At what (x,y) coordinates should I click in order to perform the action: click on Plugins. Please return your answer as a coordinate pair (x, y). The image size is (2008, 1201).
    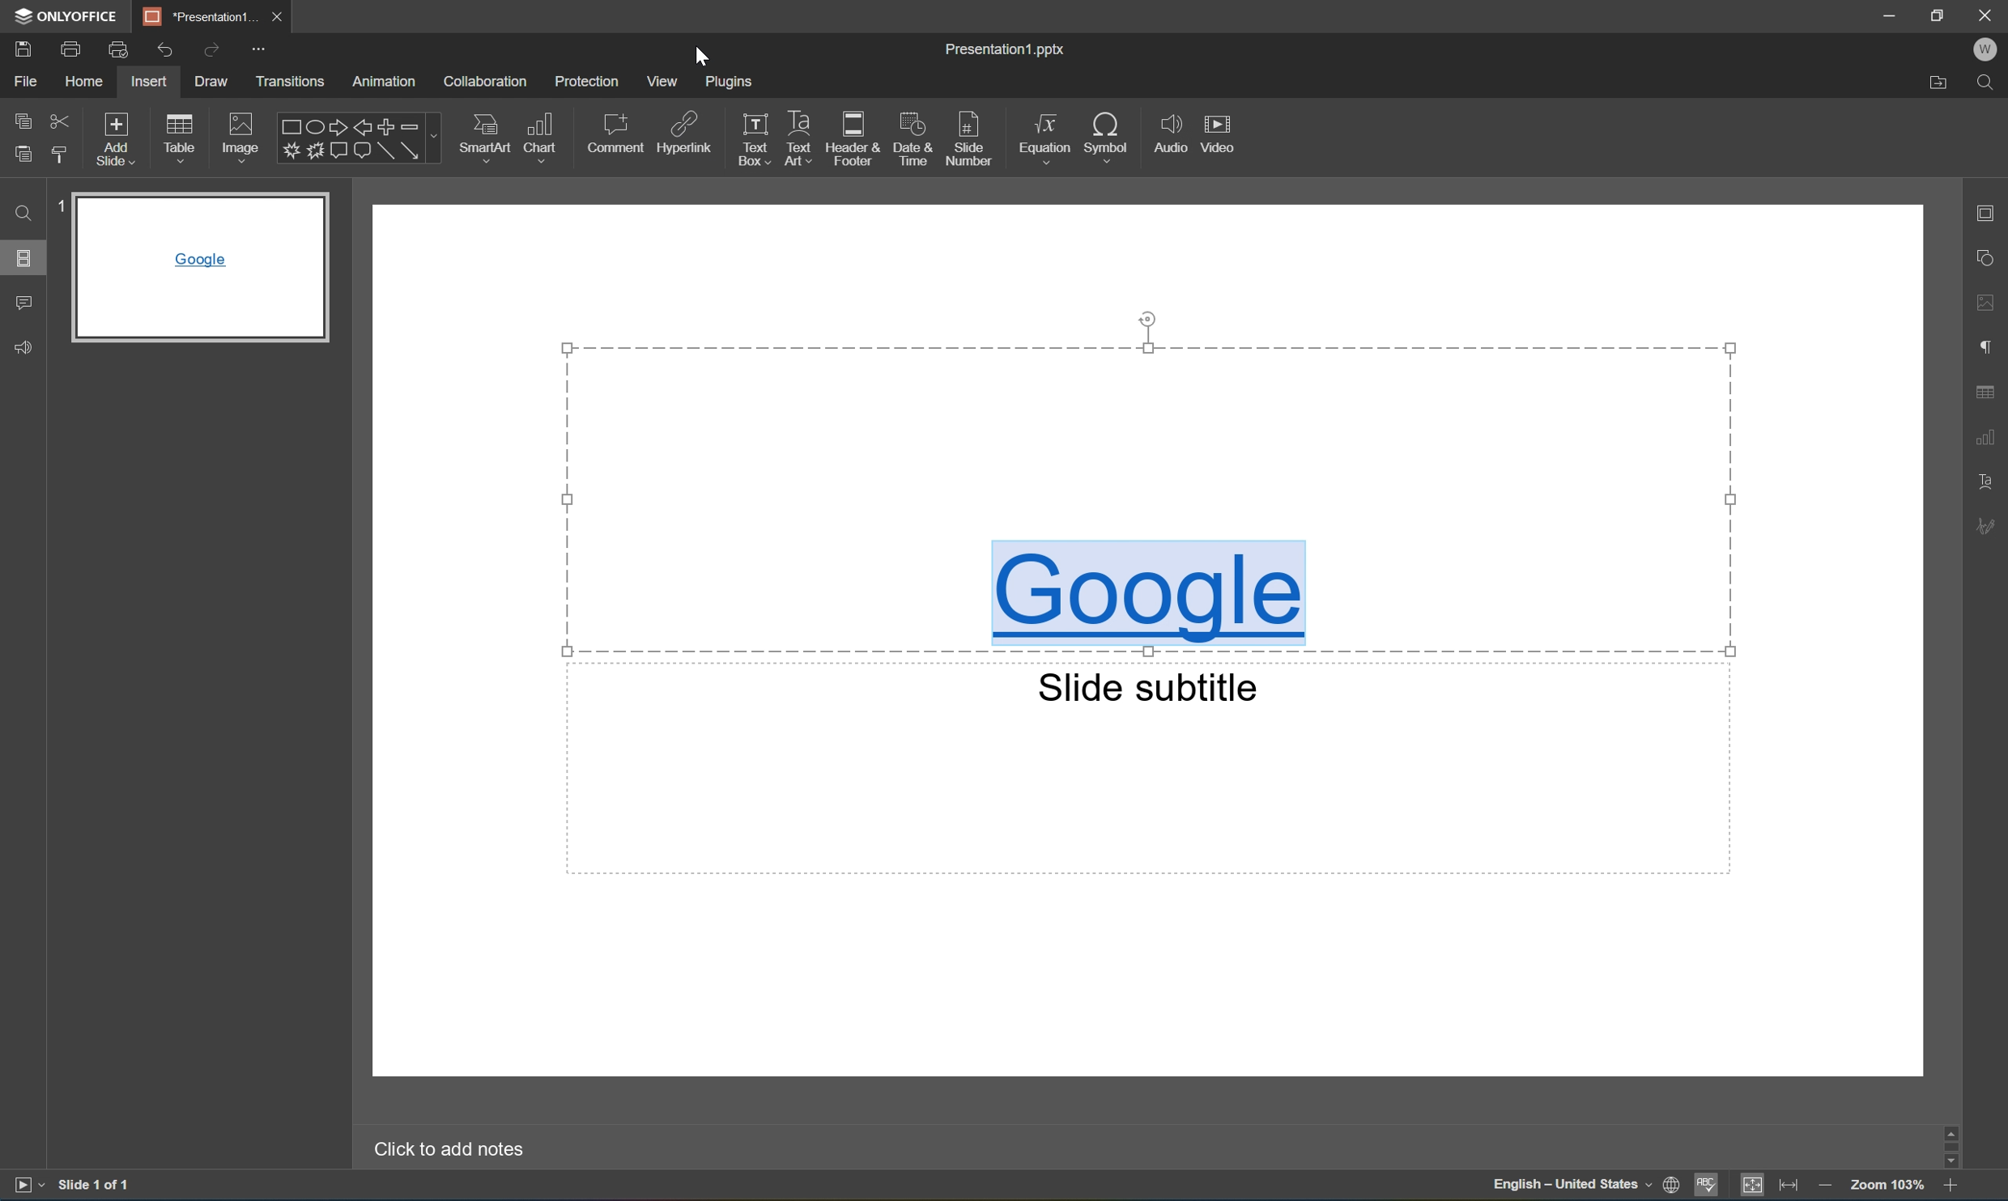
    Looking at the image, I should click on (733, 83).